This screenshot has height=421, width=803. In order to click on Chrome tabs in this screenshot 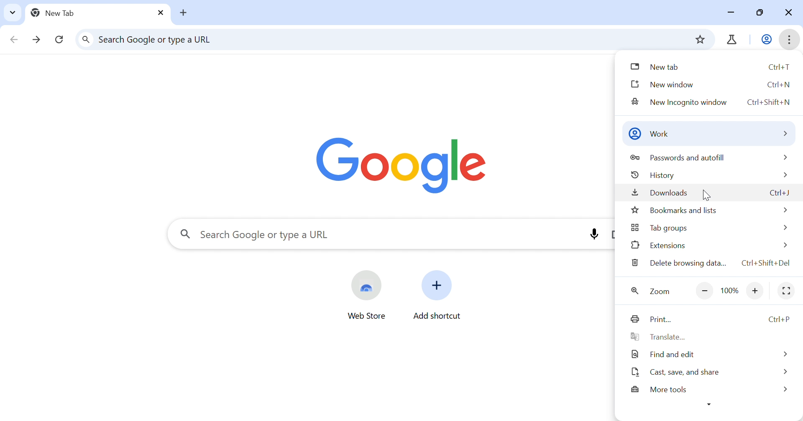, I will do `click(729, 40)`.